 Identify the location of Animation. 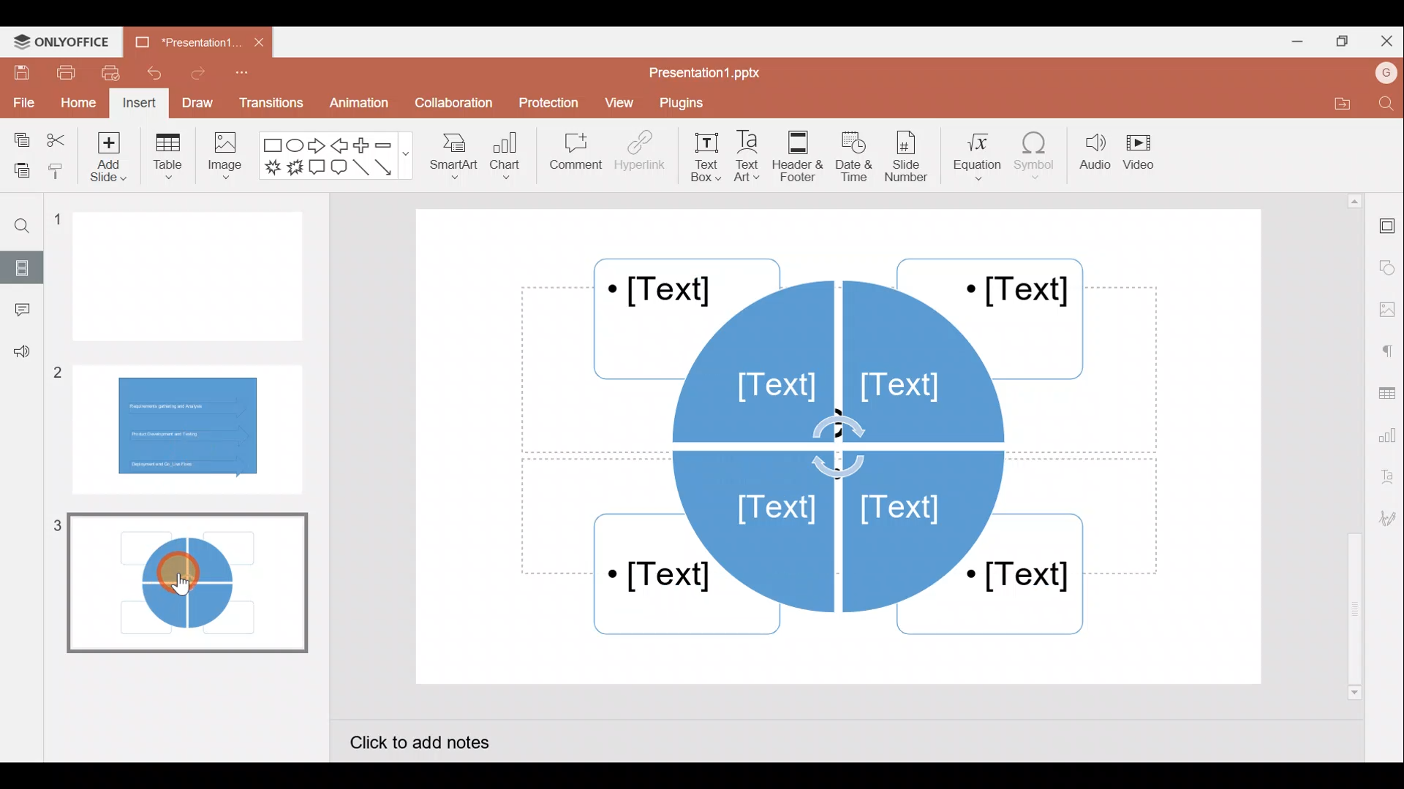
(356, 102).